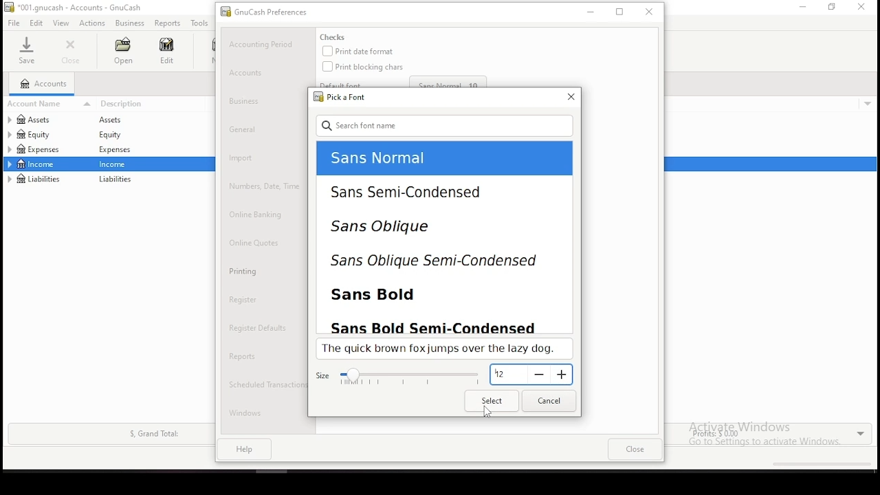 Image resolution: width=880 pixels, height=495 pixels. Describe the element at coordinates (115, 180) in the screenshot. I see `liabilities` at that location.